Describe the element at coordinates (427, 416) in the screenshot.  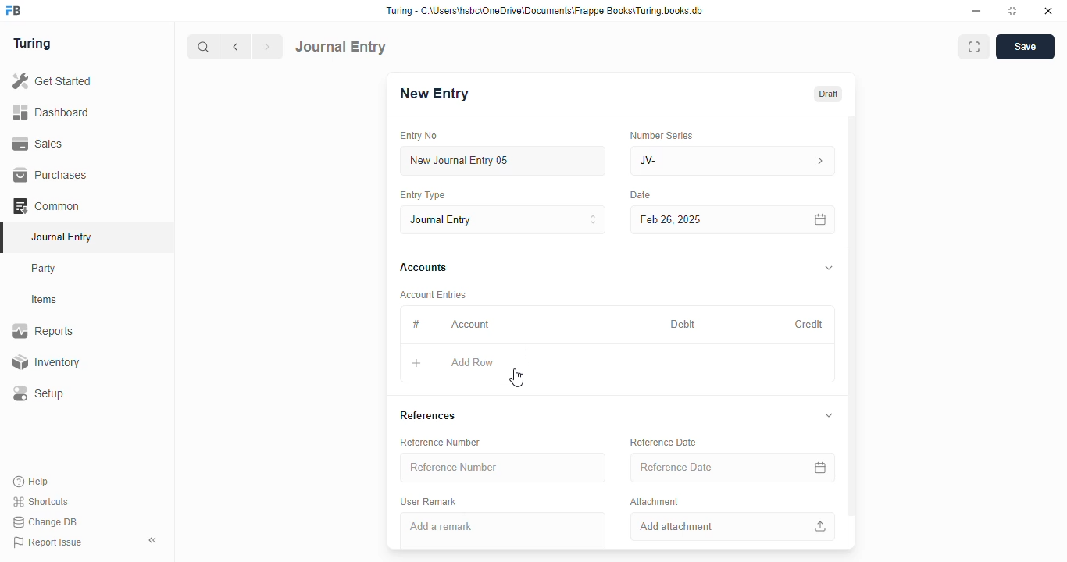
I see `references` at that location.